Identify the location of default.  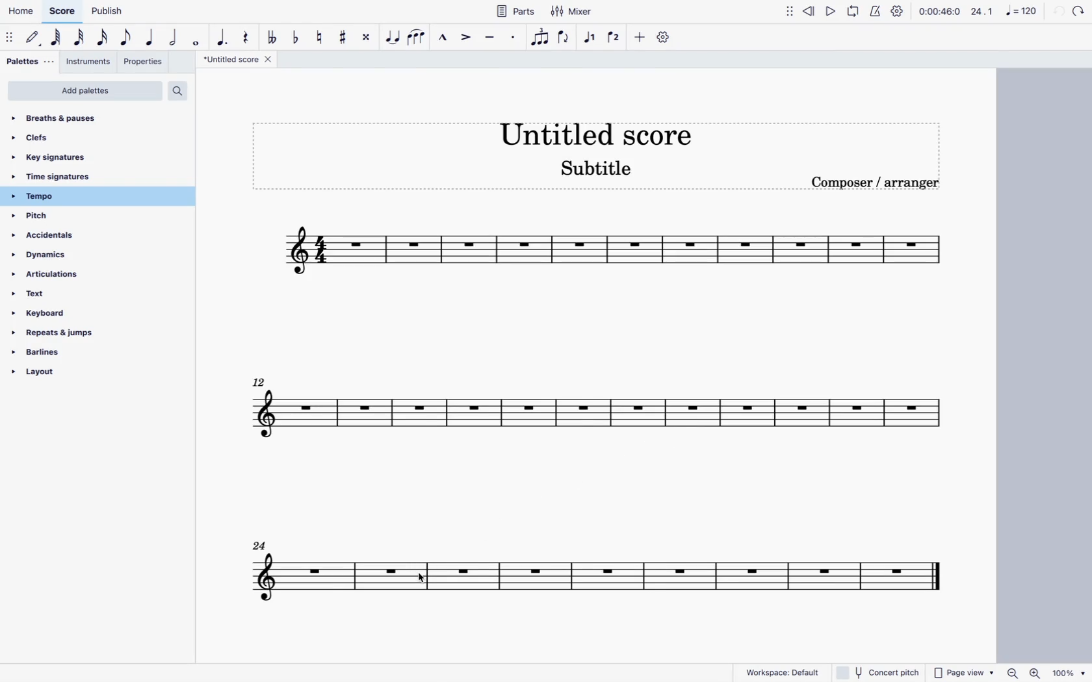
(32, 38).